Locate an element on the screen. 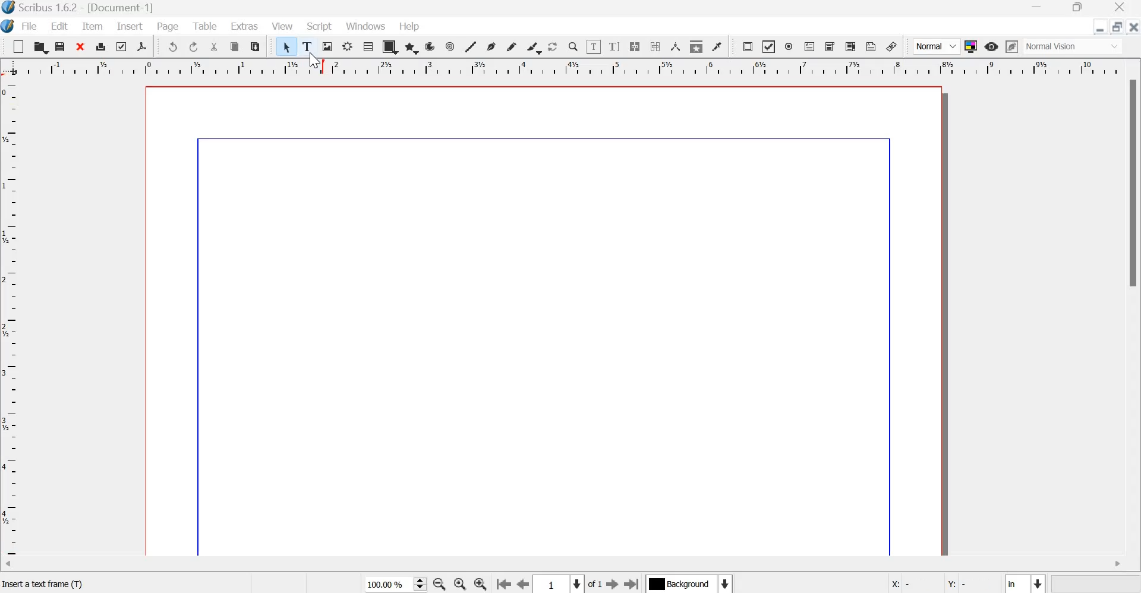  Cursor  is located at coordinates (315, 59).